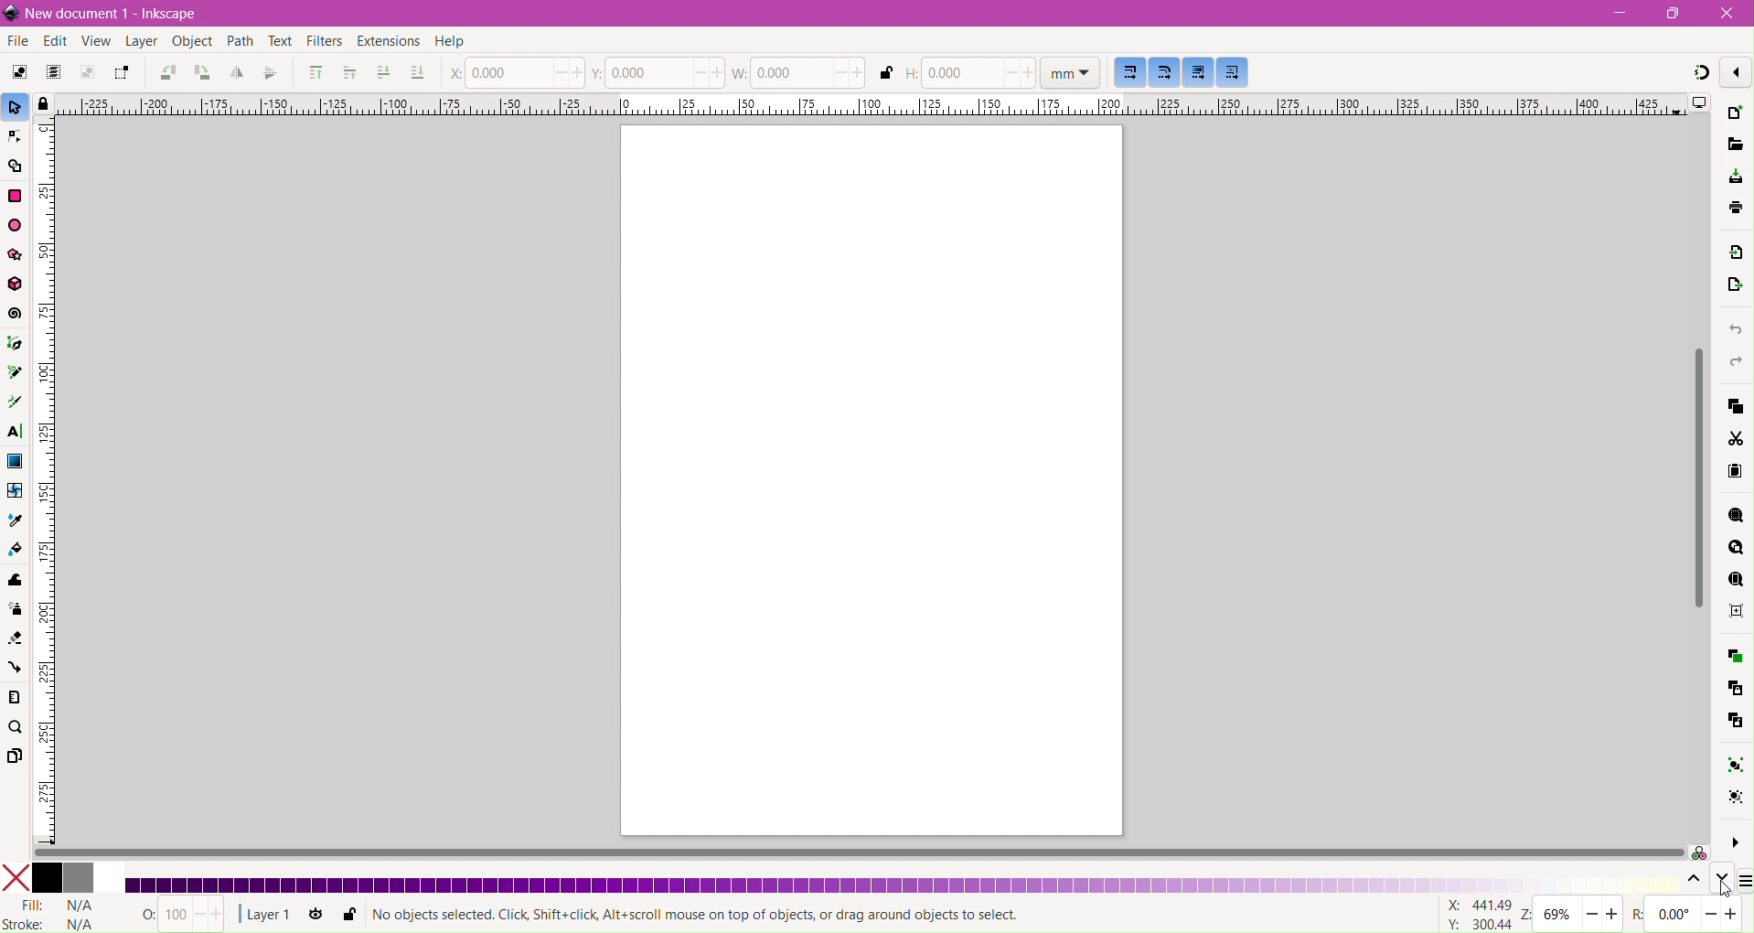  I want to click on Deselect, so click(88, 73).